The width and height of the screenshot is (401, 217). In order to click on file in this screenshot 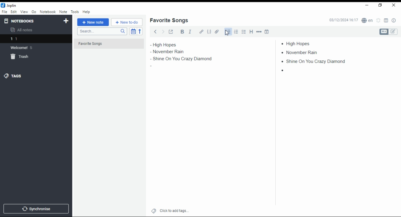, I will do `click(4, 11)`.